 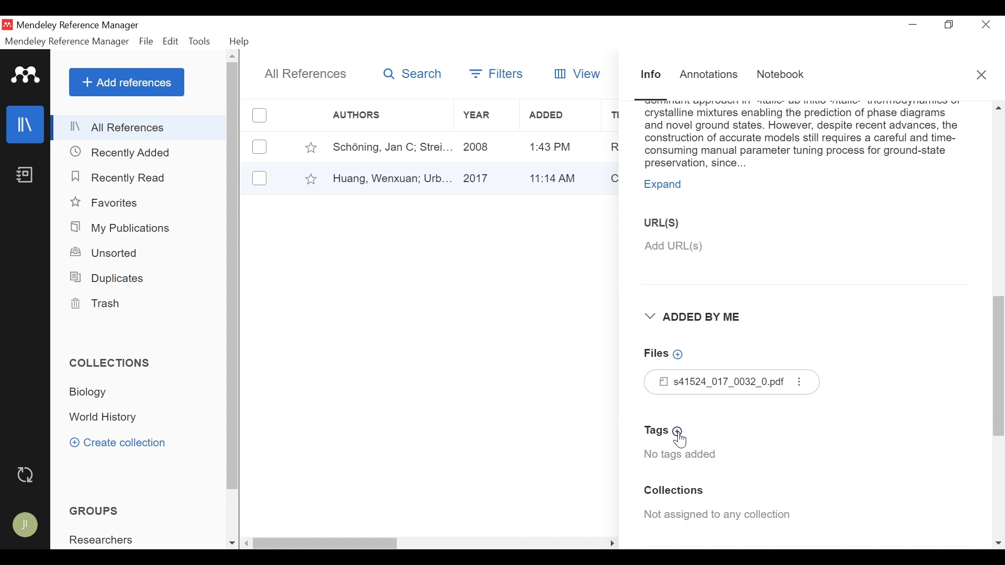 I want to click on Mendeley Reference Manager, so click(x=67, y=43).